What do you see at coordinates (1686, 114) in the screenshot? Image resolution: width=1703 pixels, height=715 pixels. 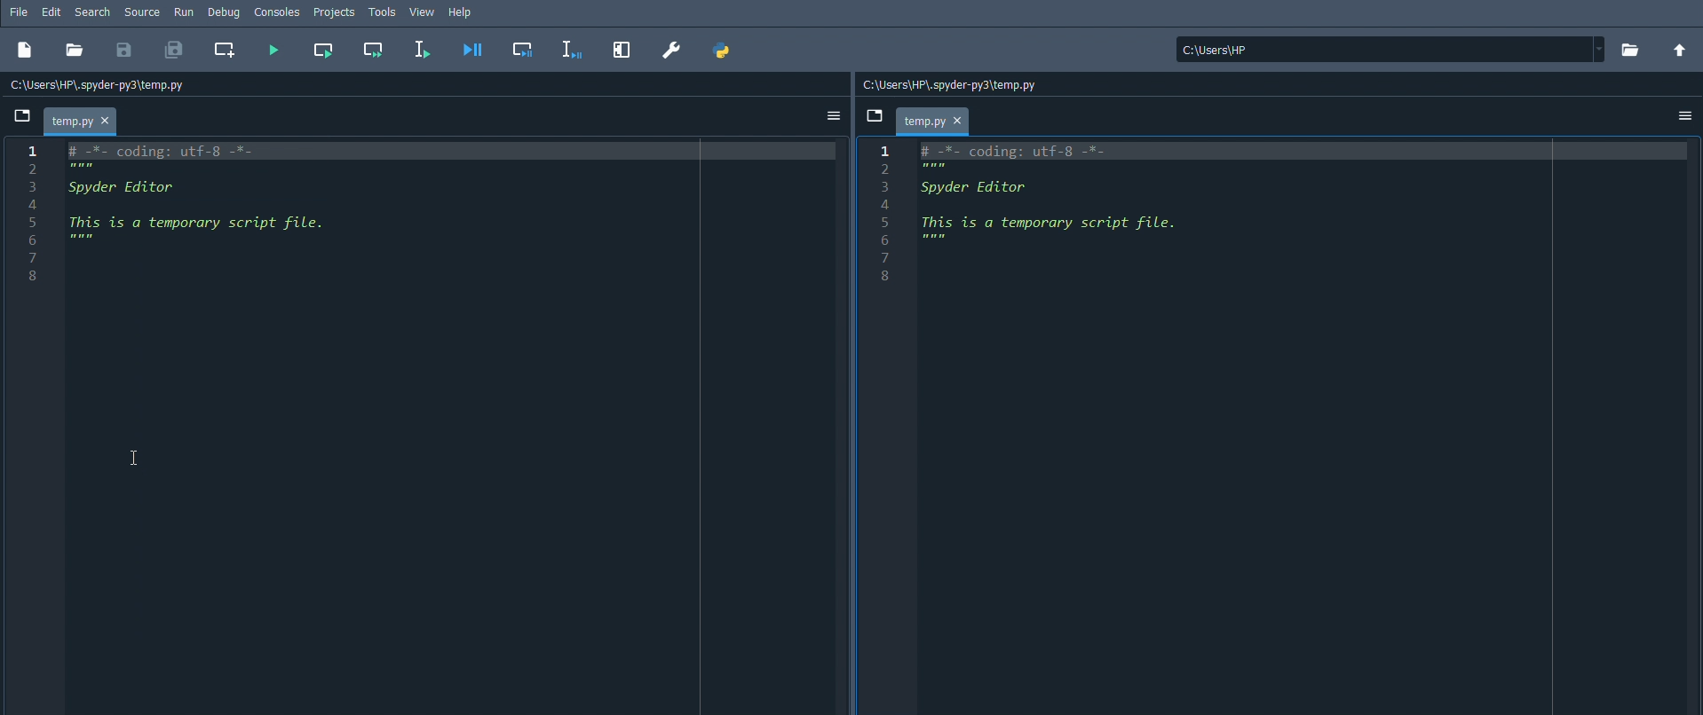 I see `Options` at bounding box center [1686, 114].